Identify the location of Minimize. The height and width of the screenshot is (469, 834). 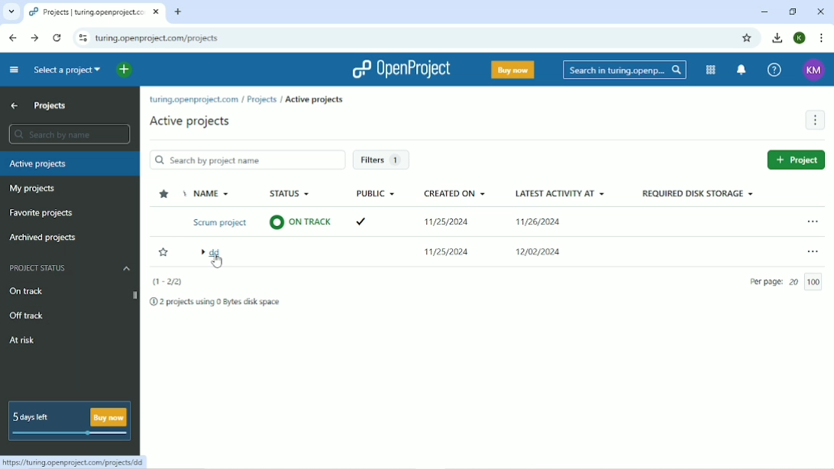
(764, 12).